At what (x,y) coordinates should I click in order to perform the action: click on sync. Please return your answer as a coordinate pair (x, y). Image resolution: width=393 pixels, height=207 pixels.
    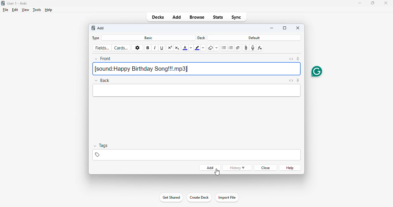
    Looking at the image, I should click on (236, 17).